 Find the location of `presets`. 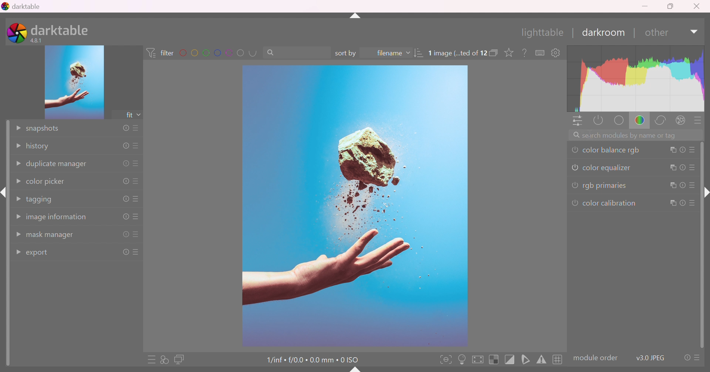

presets is located at coordinates (138, 163).